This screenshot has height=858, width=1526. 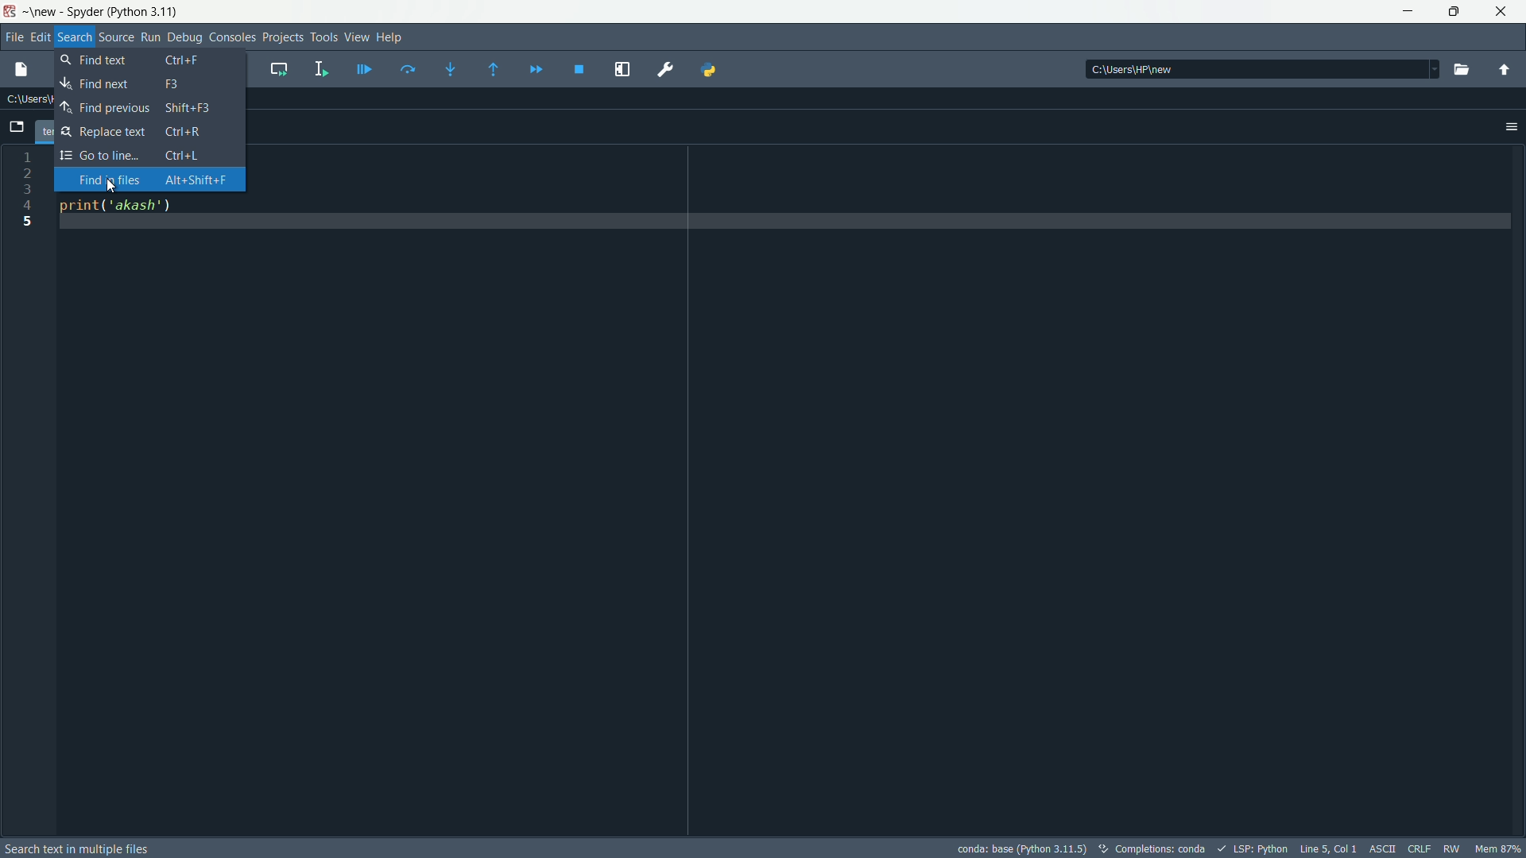 What do you see at coordinates (25, 71) in the screenshot?
I see `new file` at bounding box center [25, 71].